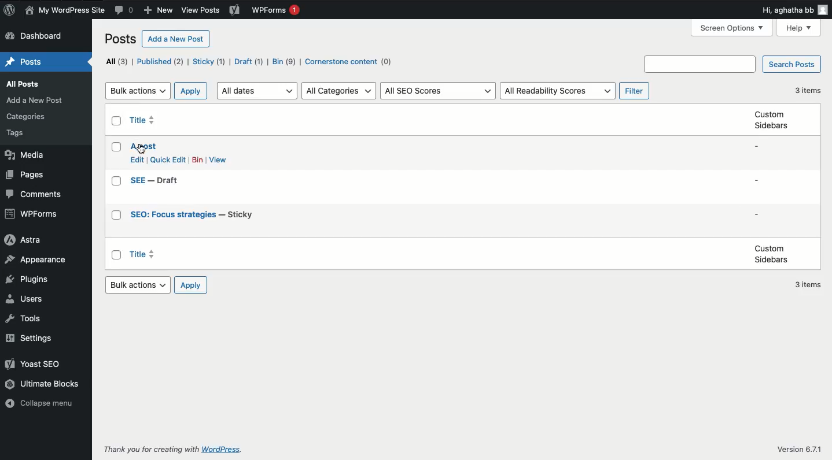 The height and width of the screenshot is (460, 832). I want to click on Title, so click(145, 120).